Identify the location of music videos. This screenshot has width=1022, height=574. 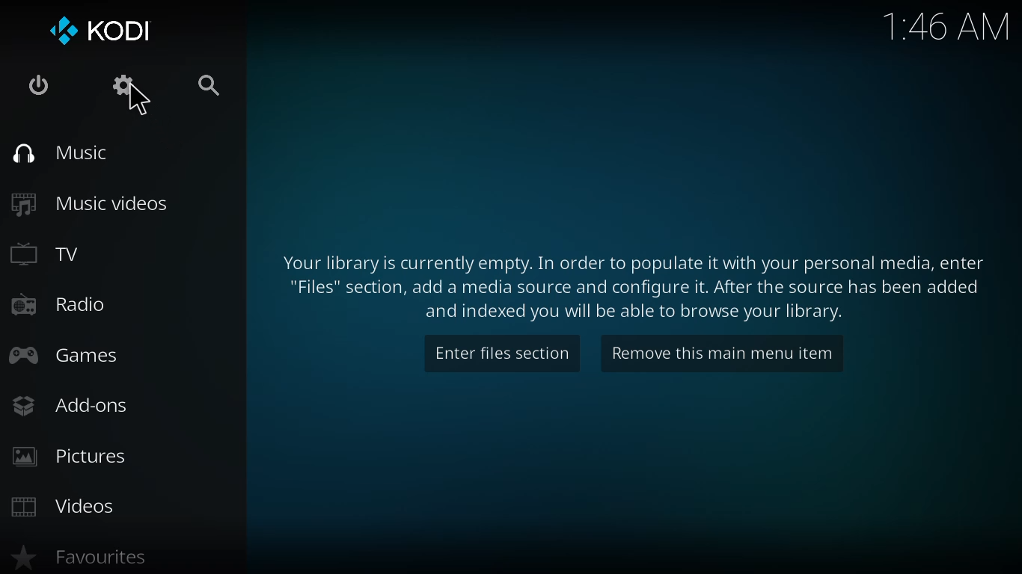
(93, 203).